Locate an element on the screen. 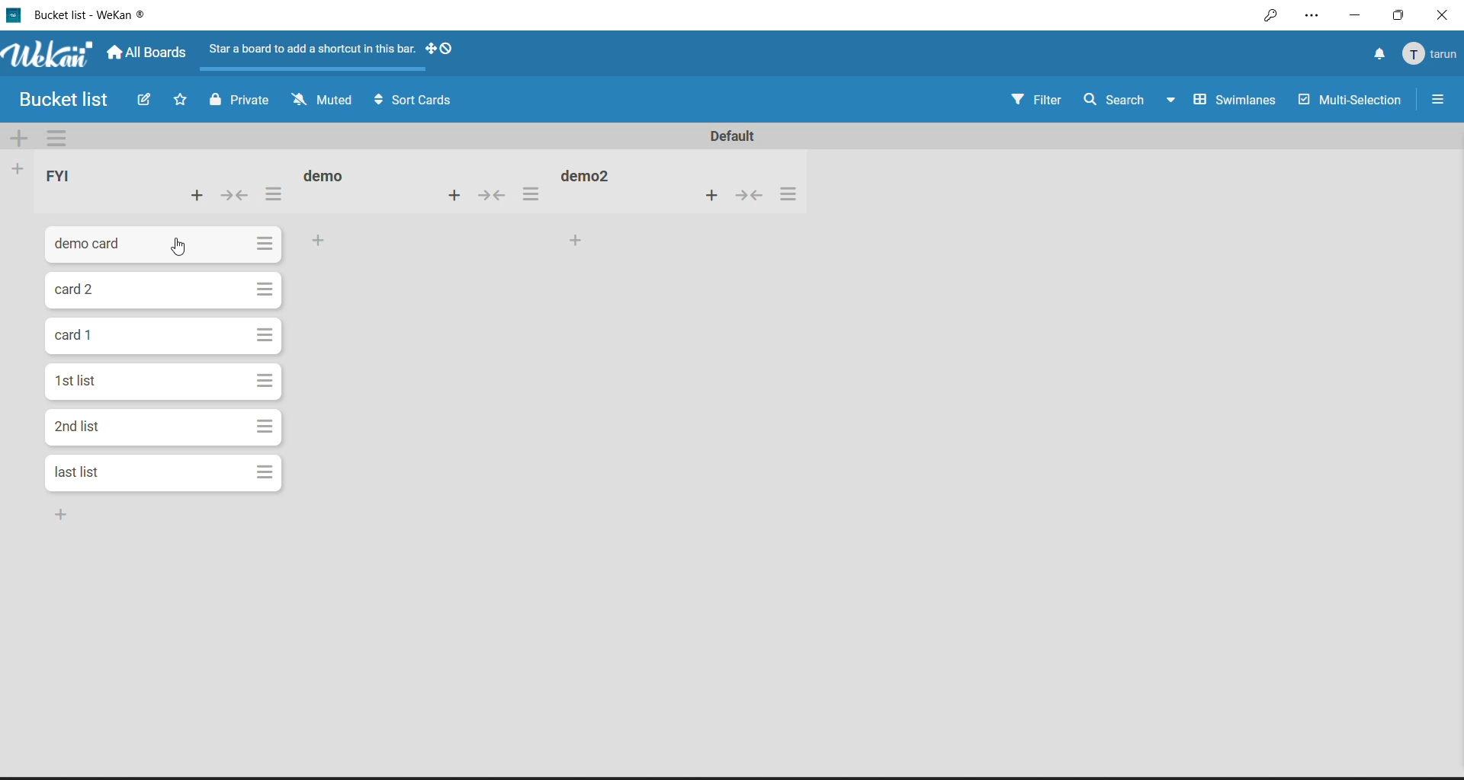  maximize is located at coordinates (1401, 13).